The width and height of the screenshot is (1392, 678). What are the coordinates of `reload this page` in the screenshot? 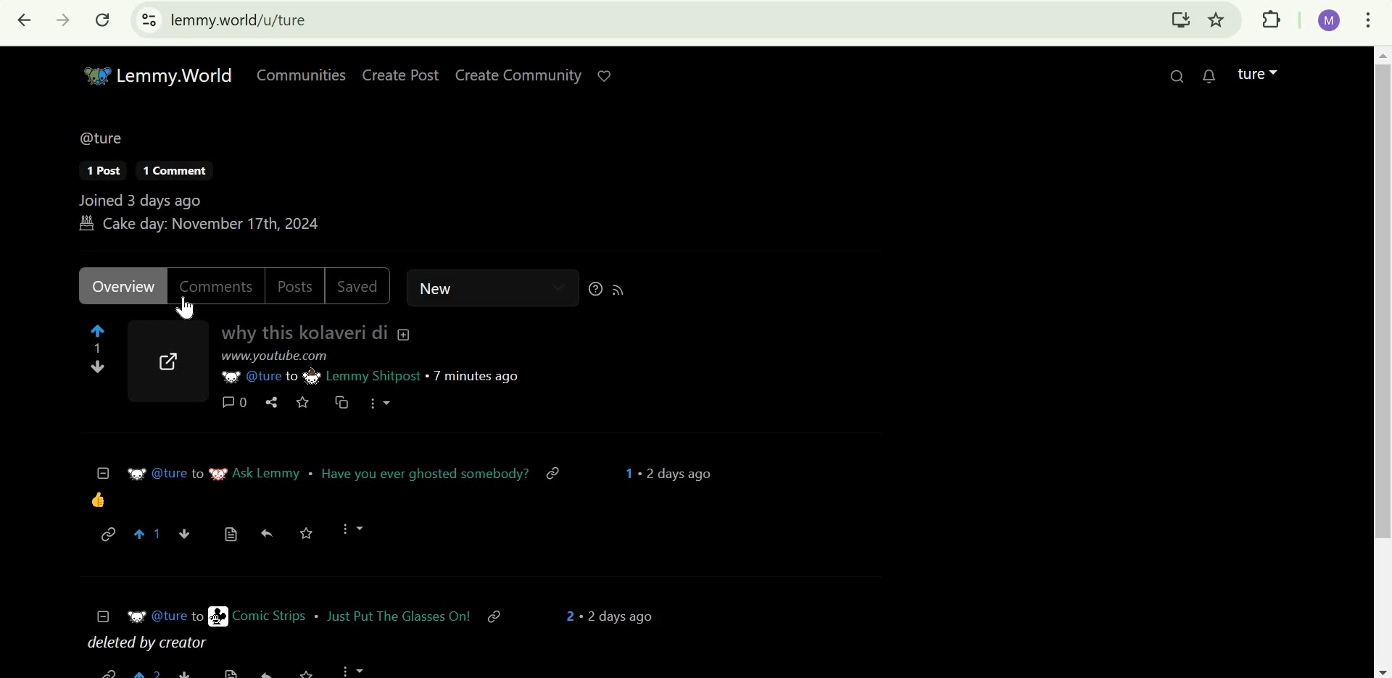 It's located at (103, 20).